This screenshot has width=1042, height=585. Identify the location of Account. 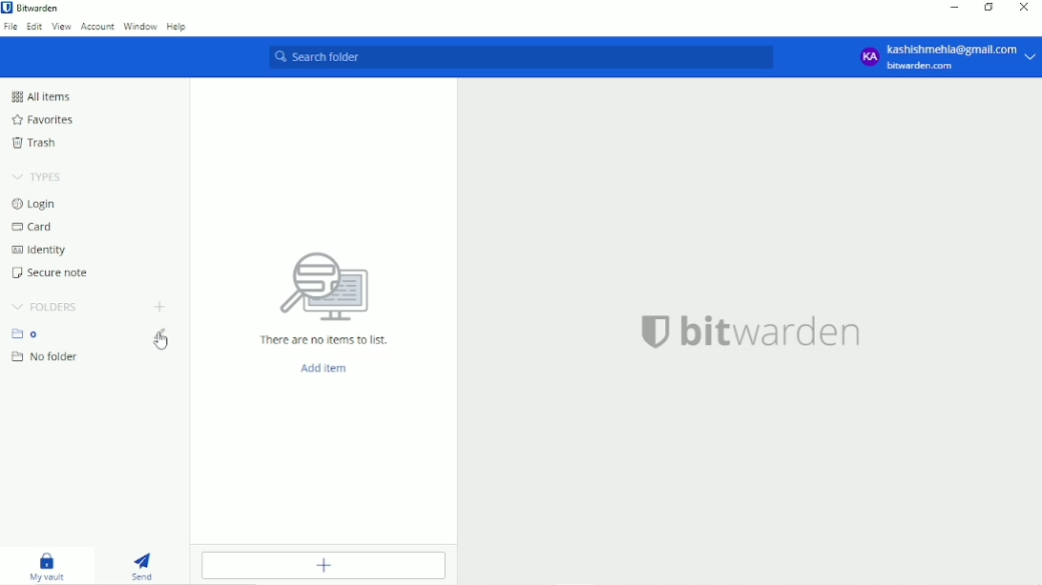
(97, 27).